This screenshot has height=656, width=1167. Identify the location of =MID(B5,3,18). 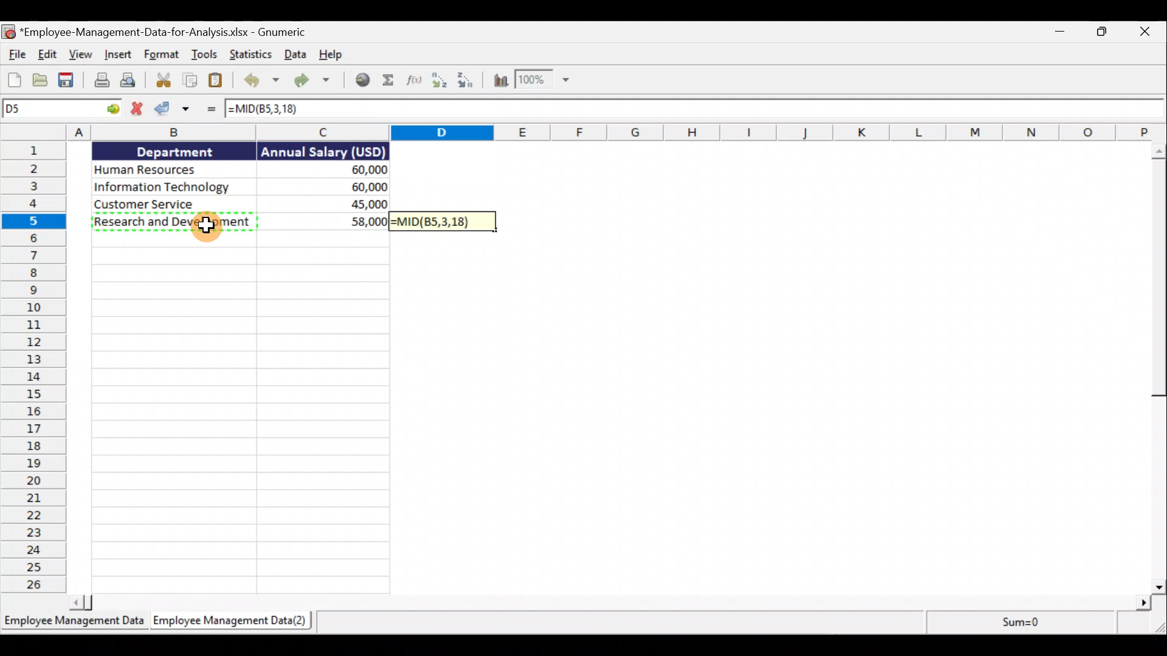
(444, 220).